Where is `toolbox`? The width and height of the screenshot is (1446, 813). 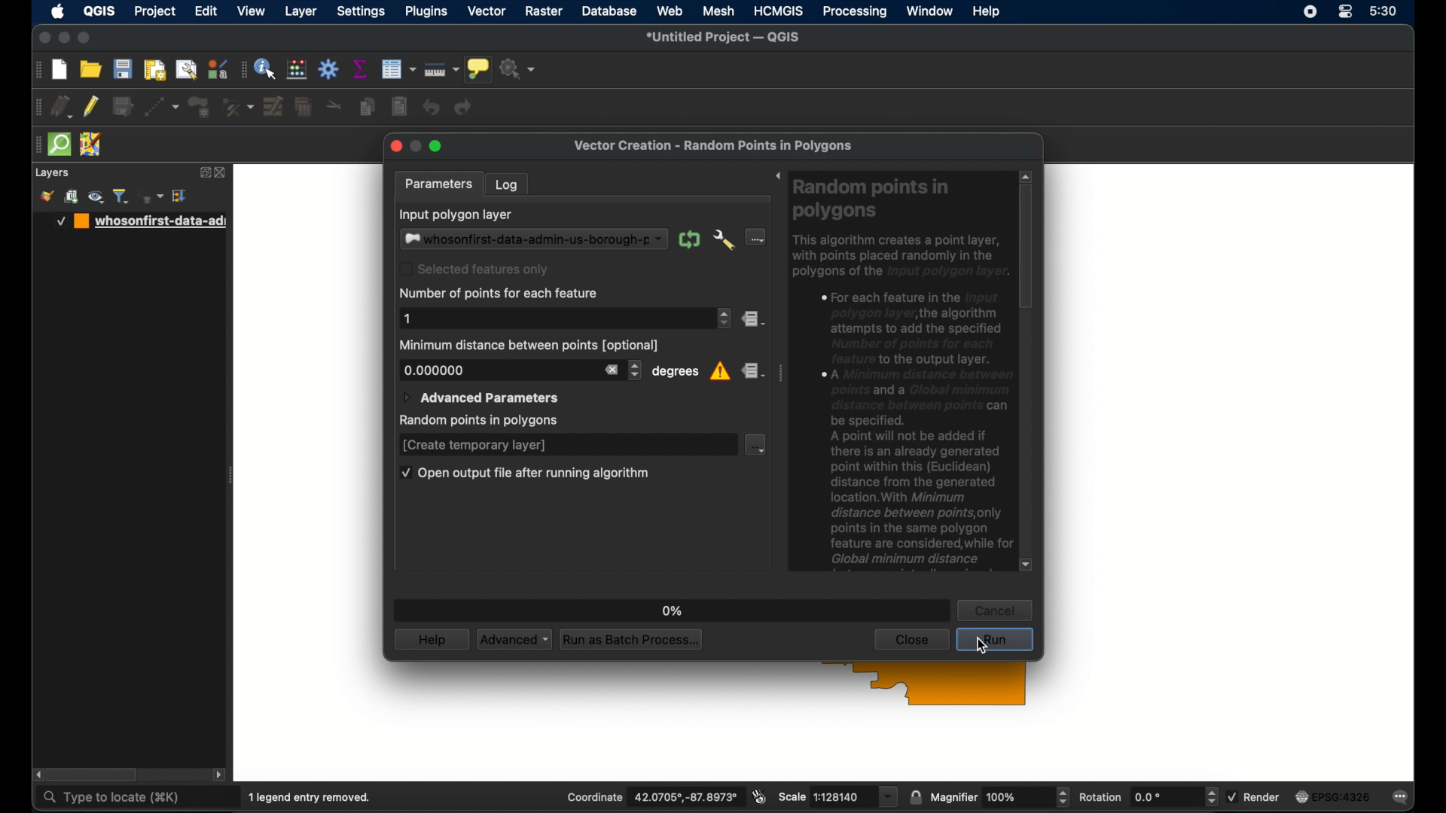 toolbox is located at coordinates (329, 69).